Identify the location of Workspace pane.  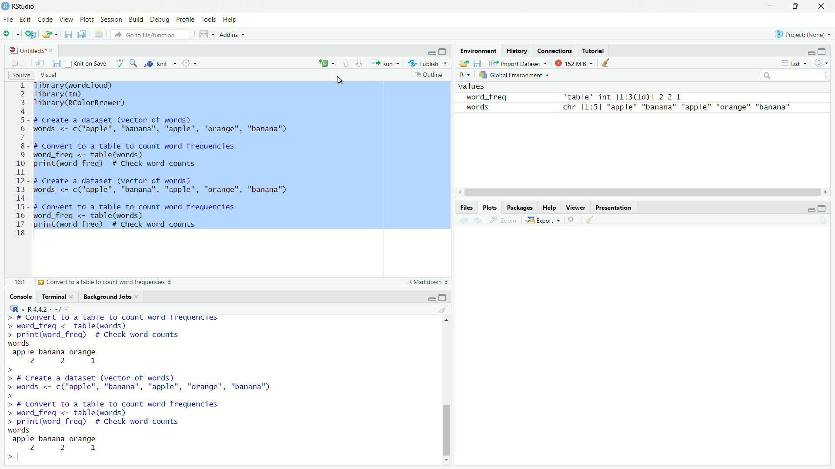
(207, 34).